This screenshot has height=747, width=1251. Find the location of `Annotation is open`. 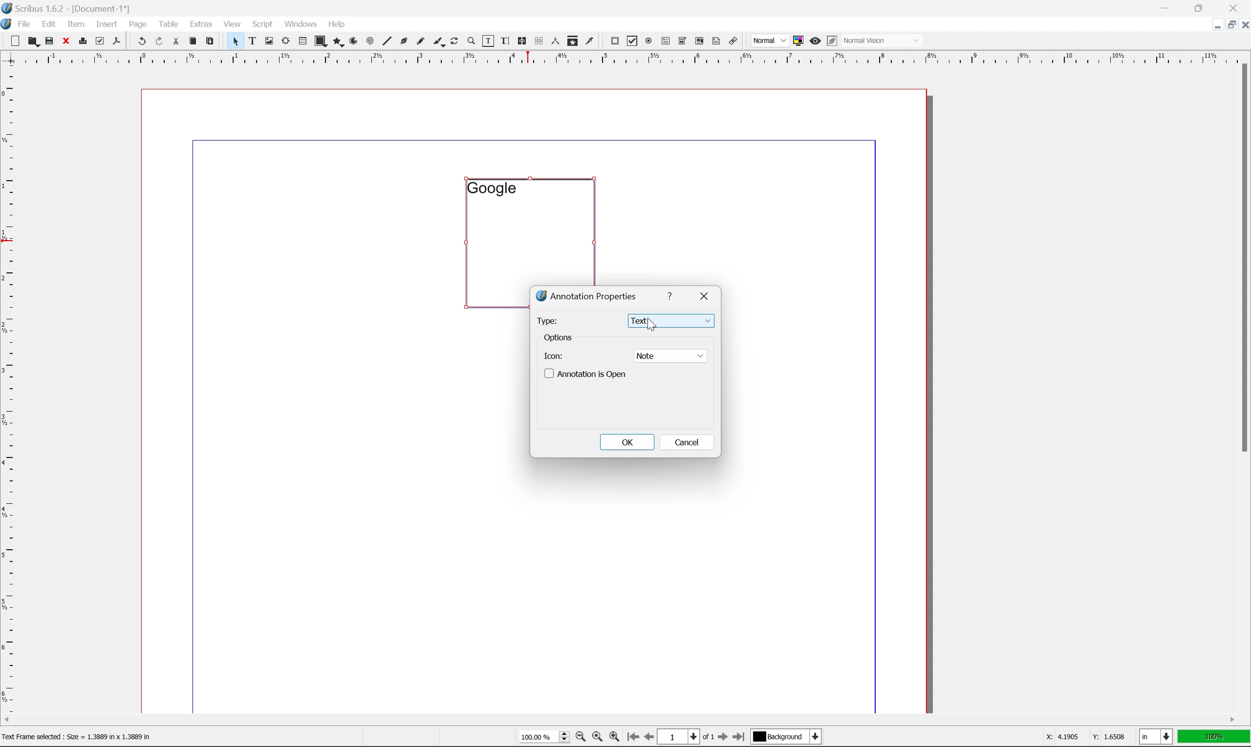

Annotation is open is located at coordinates (586, 374).